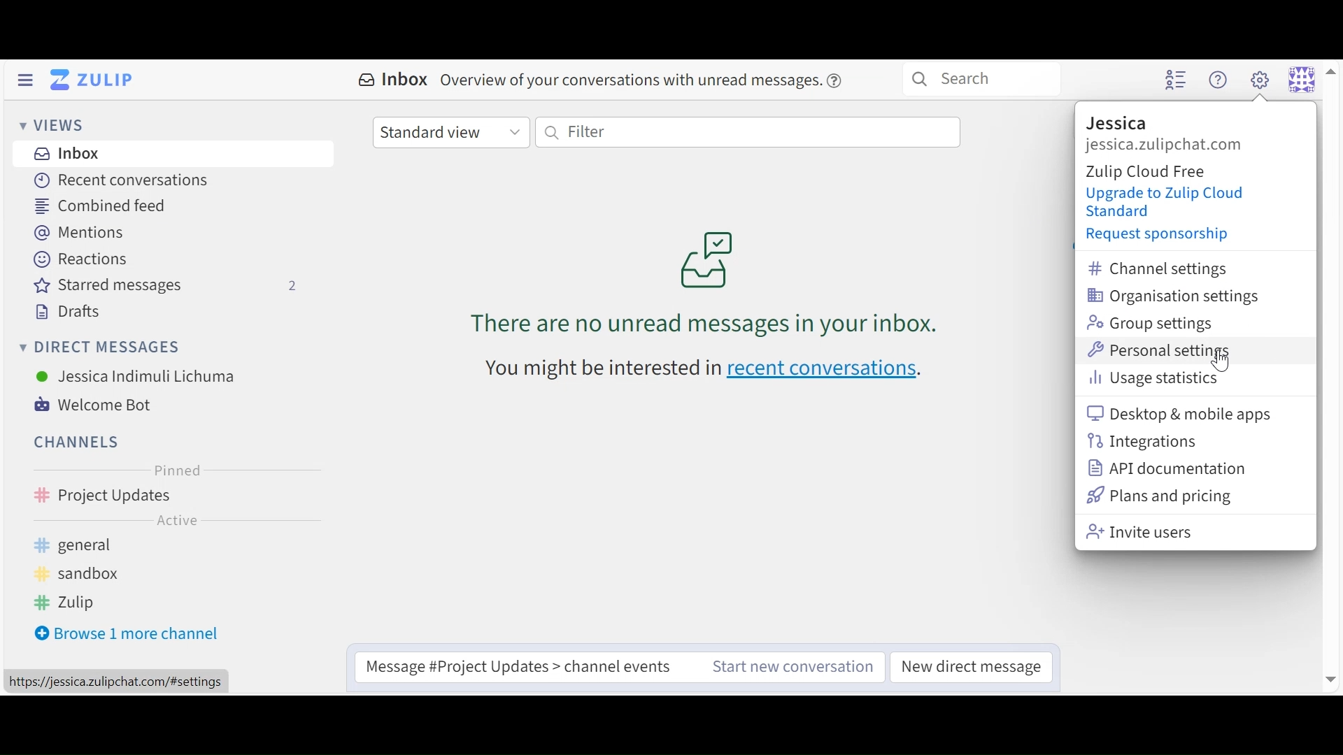 The height and width of the screenshot is (755, 1343). I want to click on https://jessica.zulipchat.com/#settings, so click(115, 683).